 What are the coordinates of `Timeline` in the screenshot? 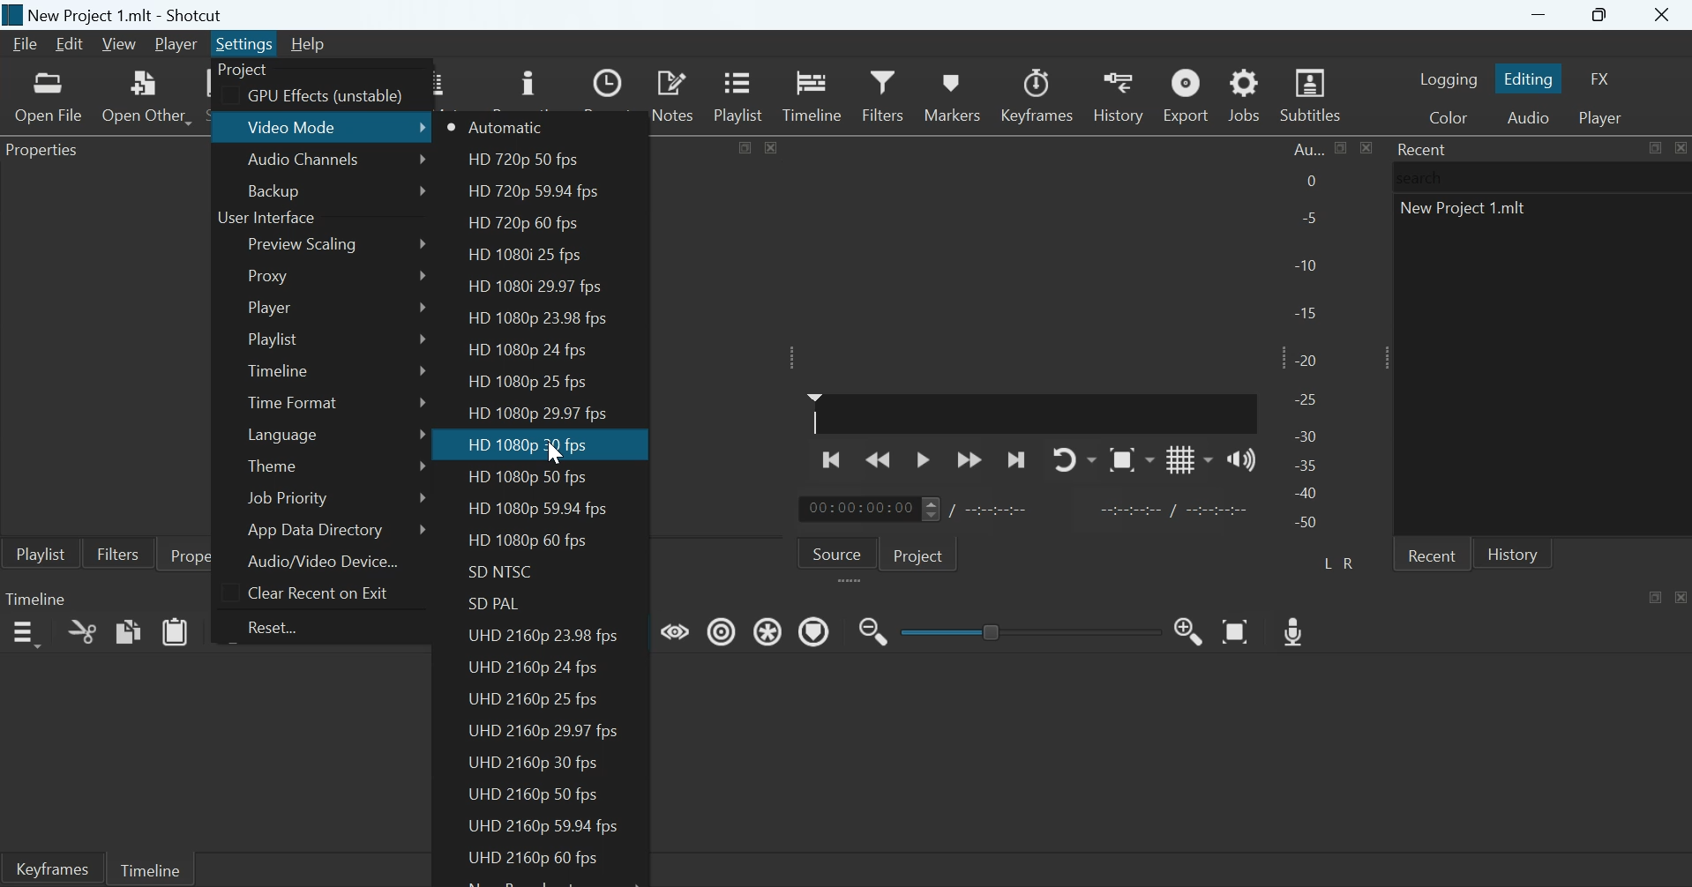 It's located at (149, 868).